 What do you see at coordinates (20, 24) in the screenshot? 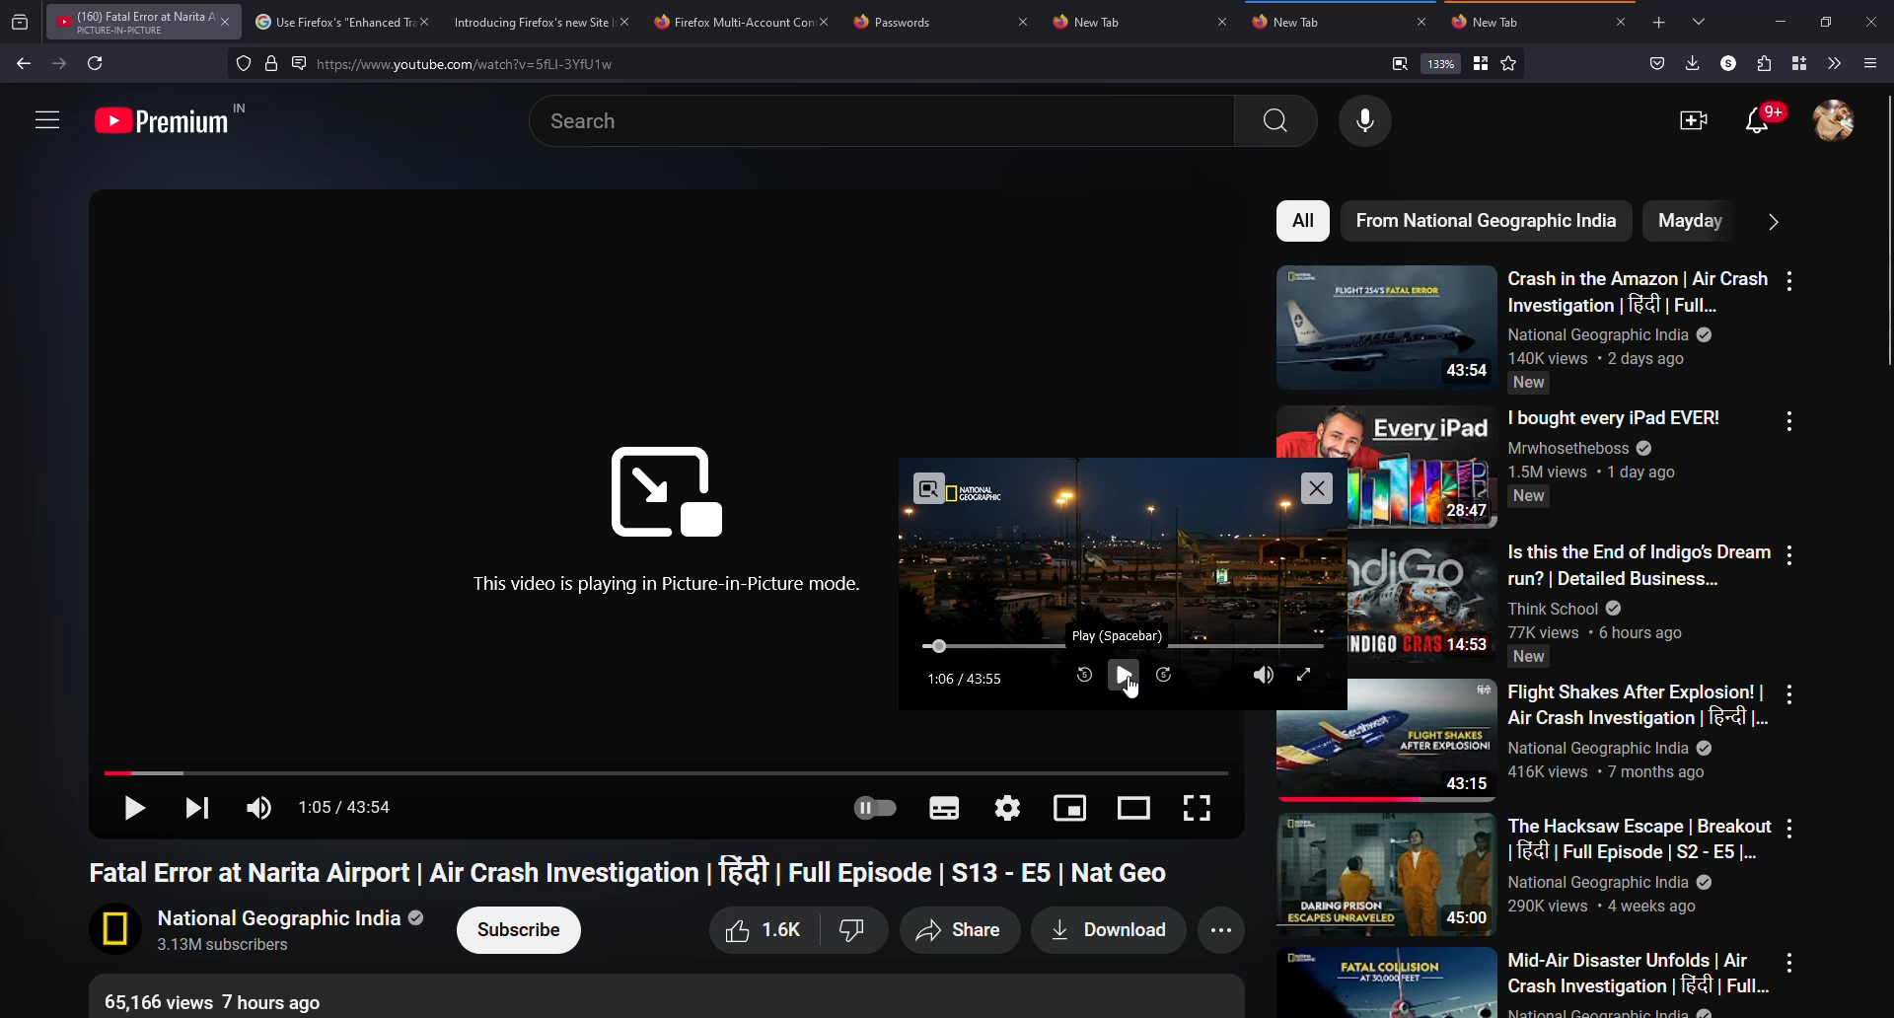
I see `` at bounding box center [20, 24].